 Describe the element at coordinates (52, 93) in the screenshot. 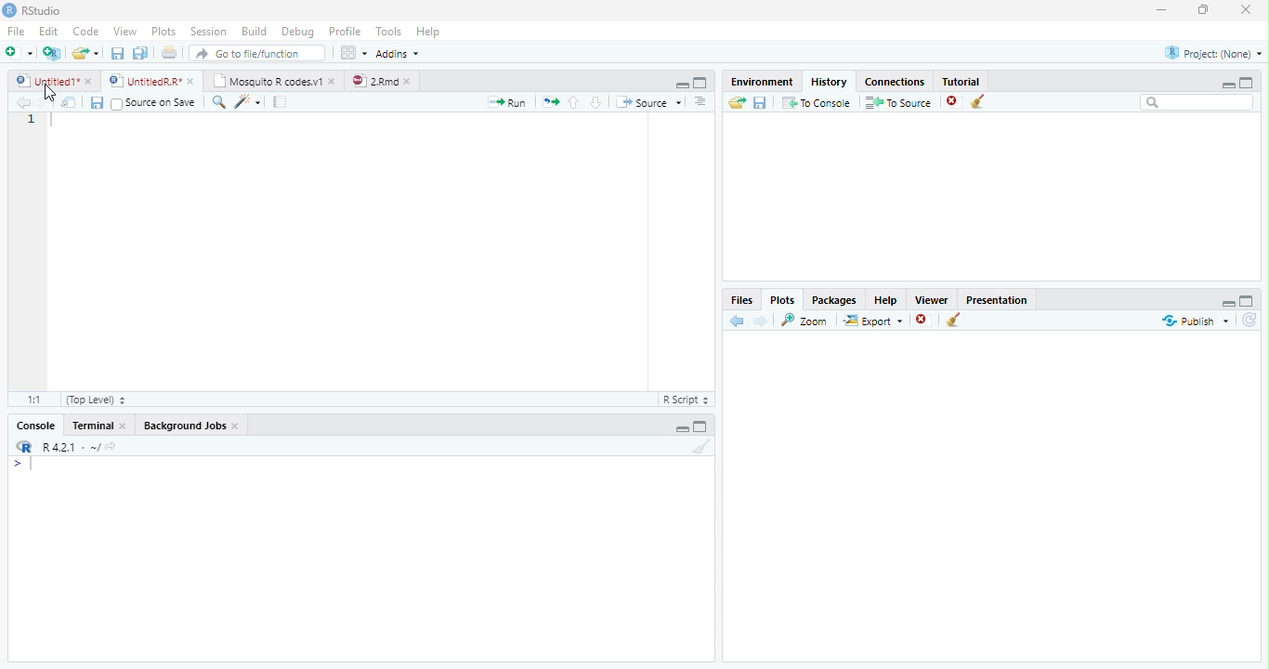

I see `Mouse Cursor` at that location.